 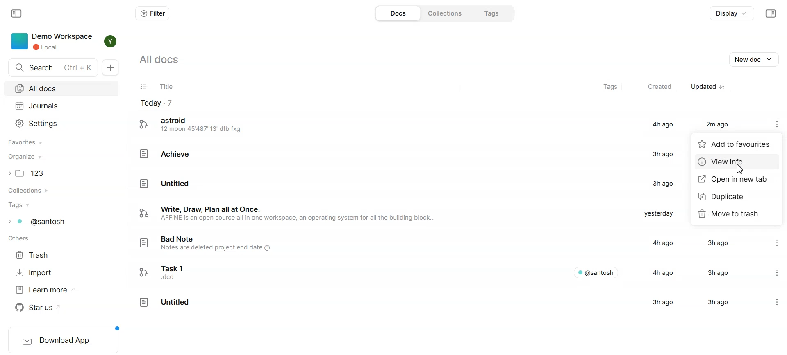 What do you see at coordinates (704, 87) in the screenshot?
I see `Updated` at bounding box center [704, 87].